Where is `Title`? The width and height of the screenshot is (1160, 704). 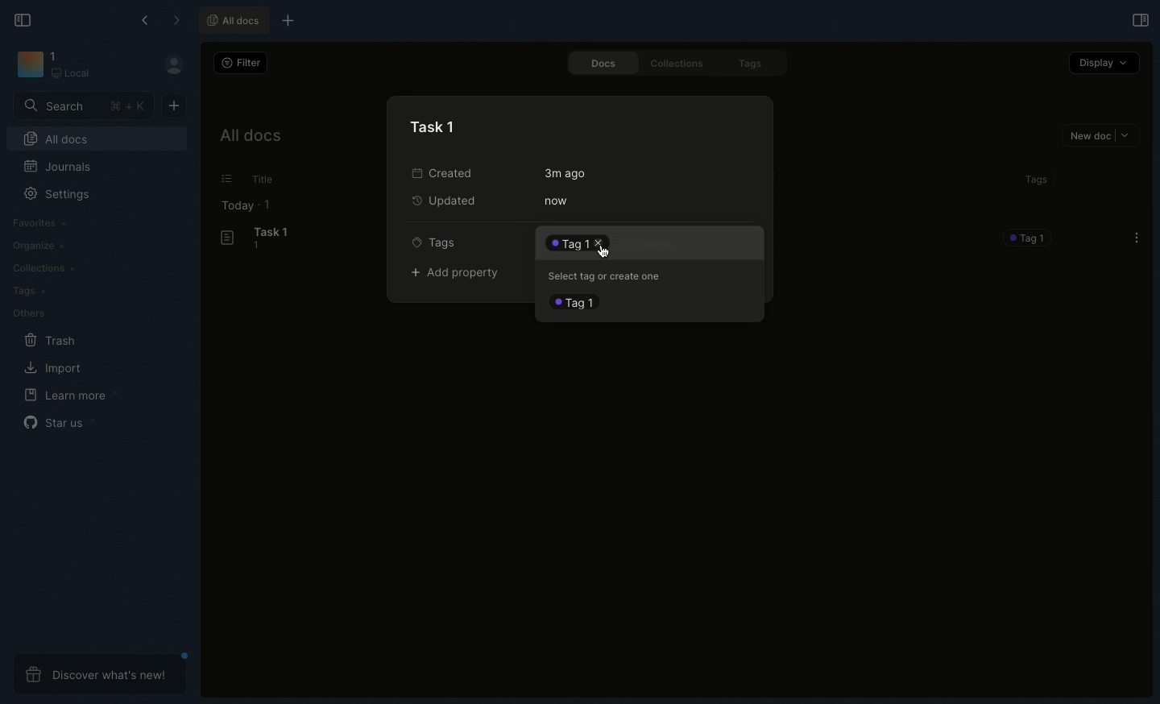
Title is located at coordinates (269, 179).